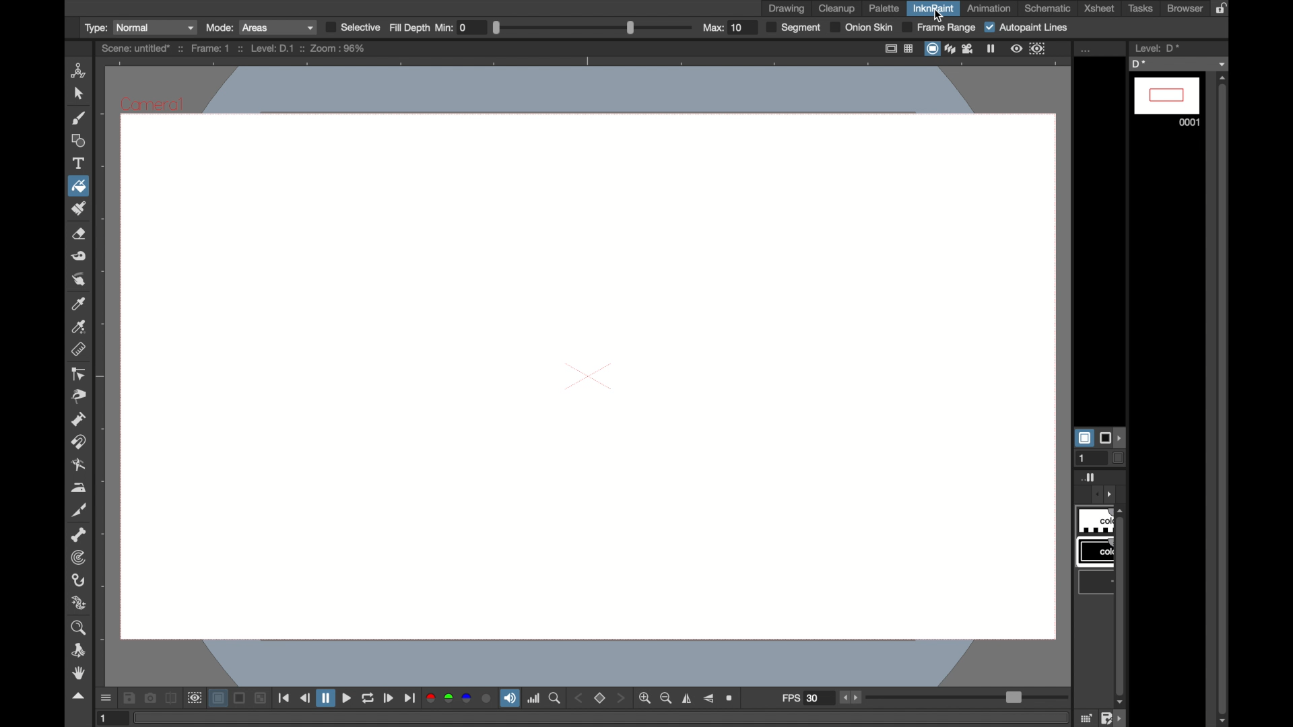 The width and height of the screenshot is (1293, 727). What do you see at coordinates (139, 27) in the screenshot?
I see `type` at bounding box center [139, 27].